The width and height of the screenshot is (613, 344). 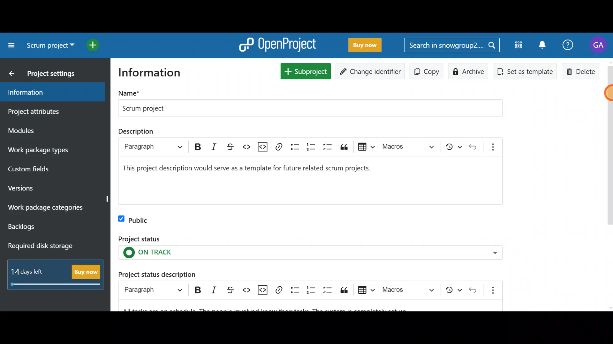 What do you see at coordinates (310, 290) in the screenshot?
I see `Numbered list` at bounding box center [310, 290].